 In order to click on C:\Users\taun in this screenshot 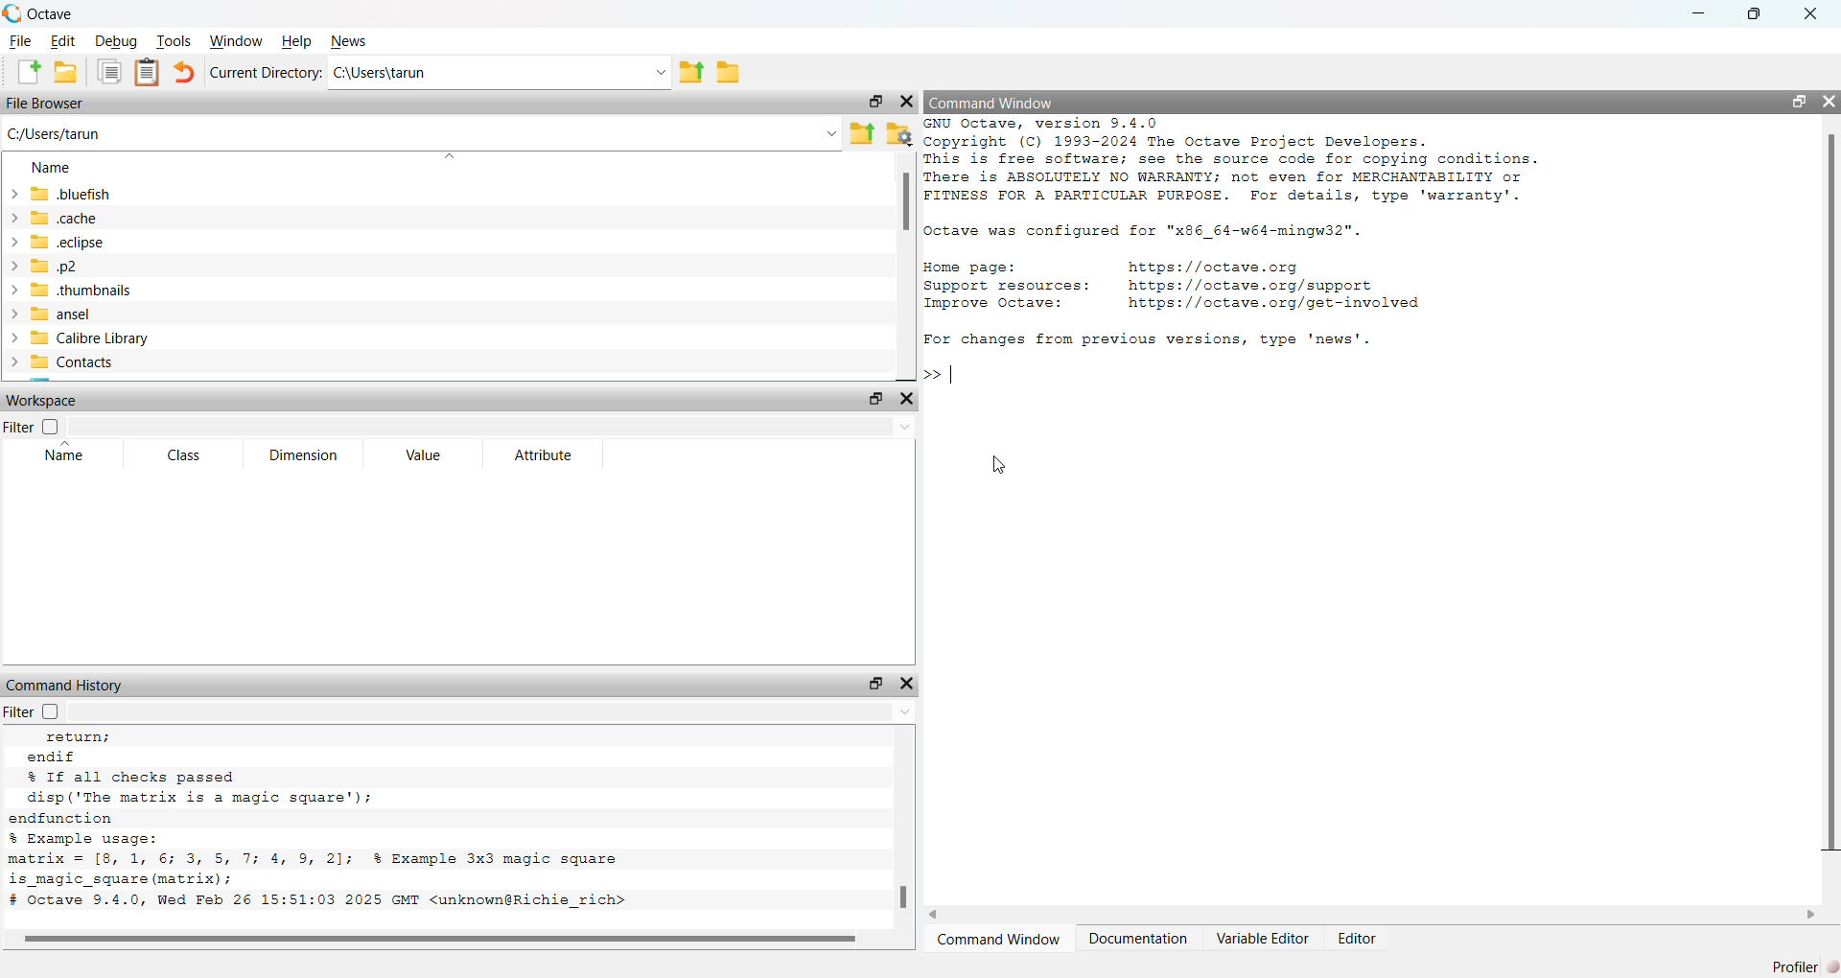, I will do `click(382, 72)`.